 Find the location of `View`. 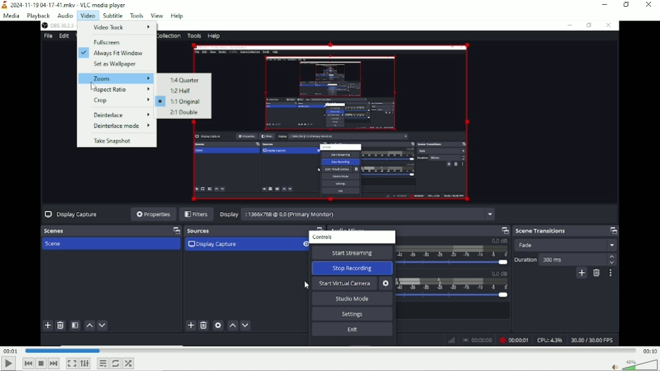

View is located at coordinates (157, 15).